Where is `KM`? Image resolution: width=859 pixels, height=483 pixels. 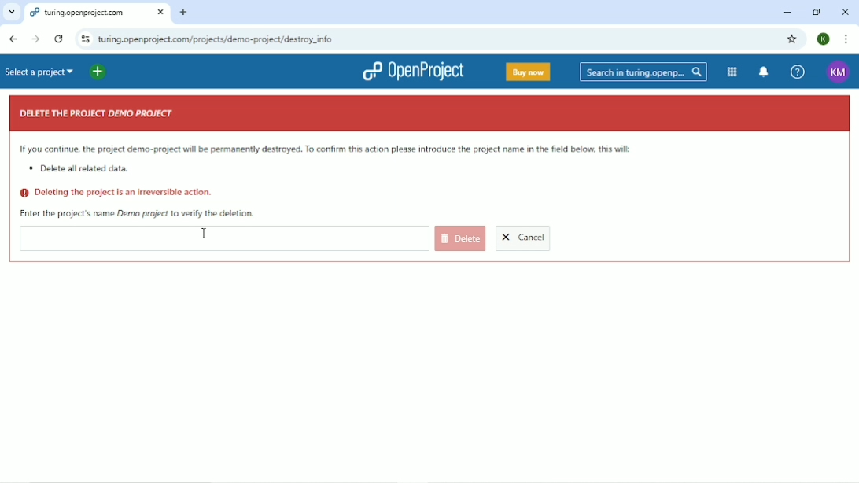 KM is located at coordinates (838, 73).